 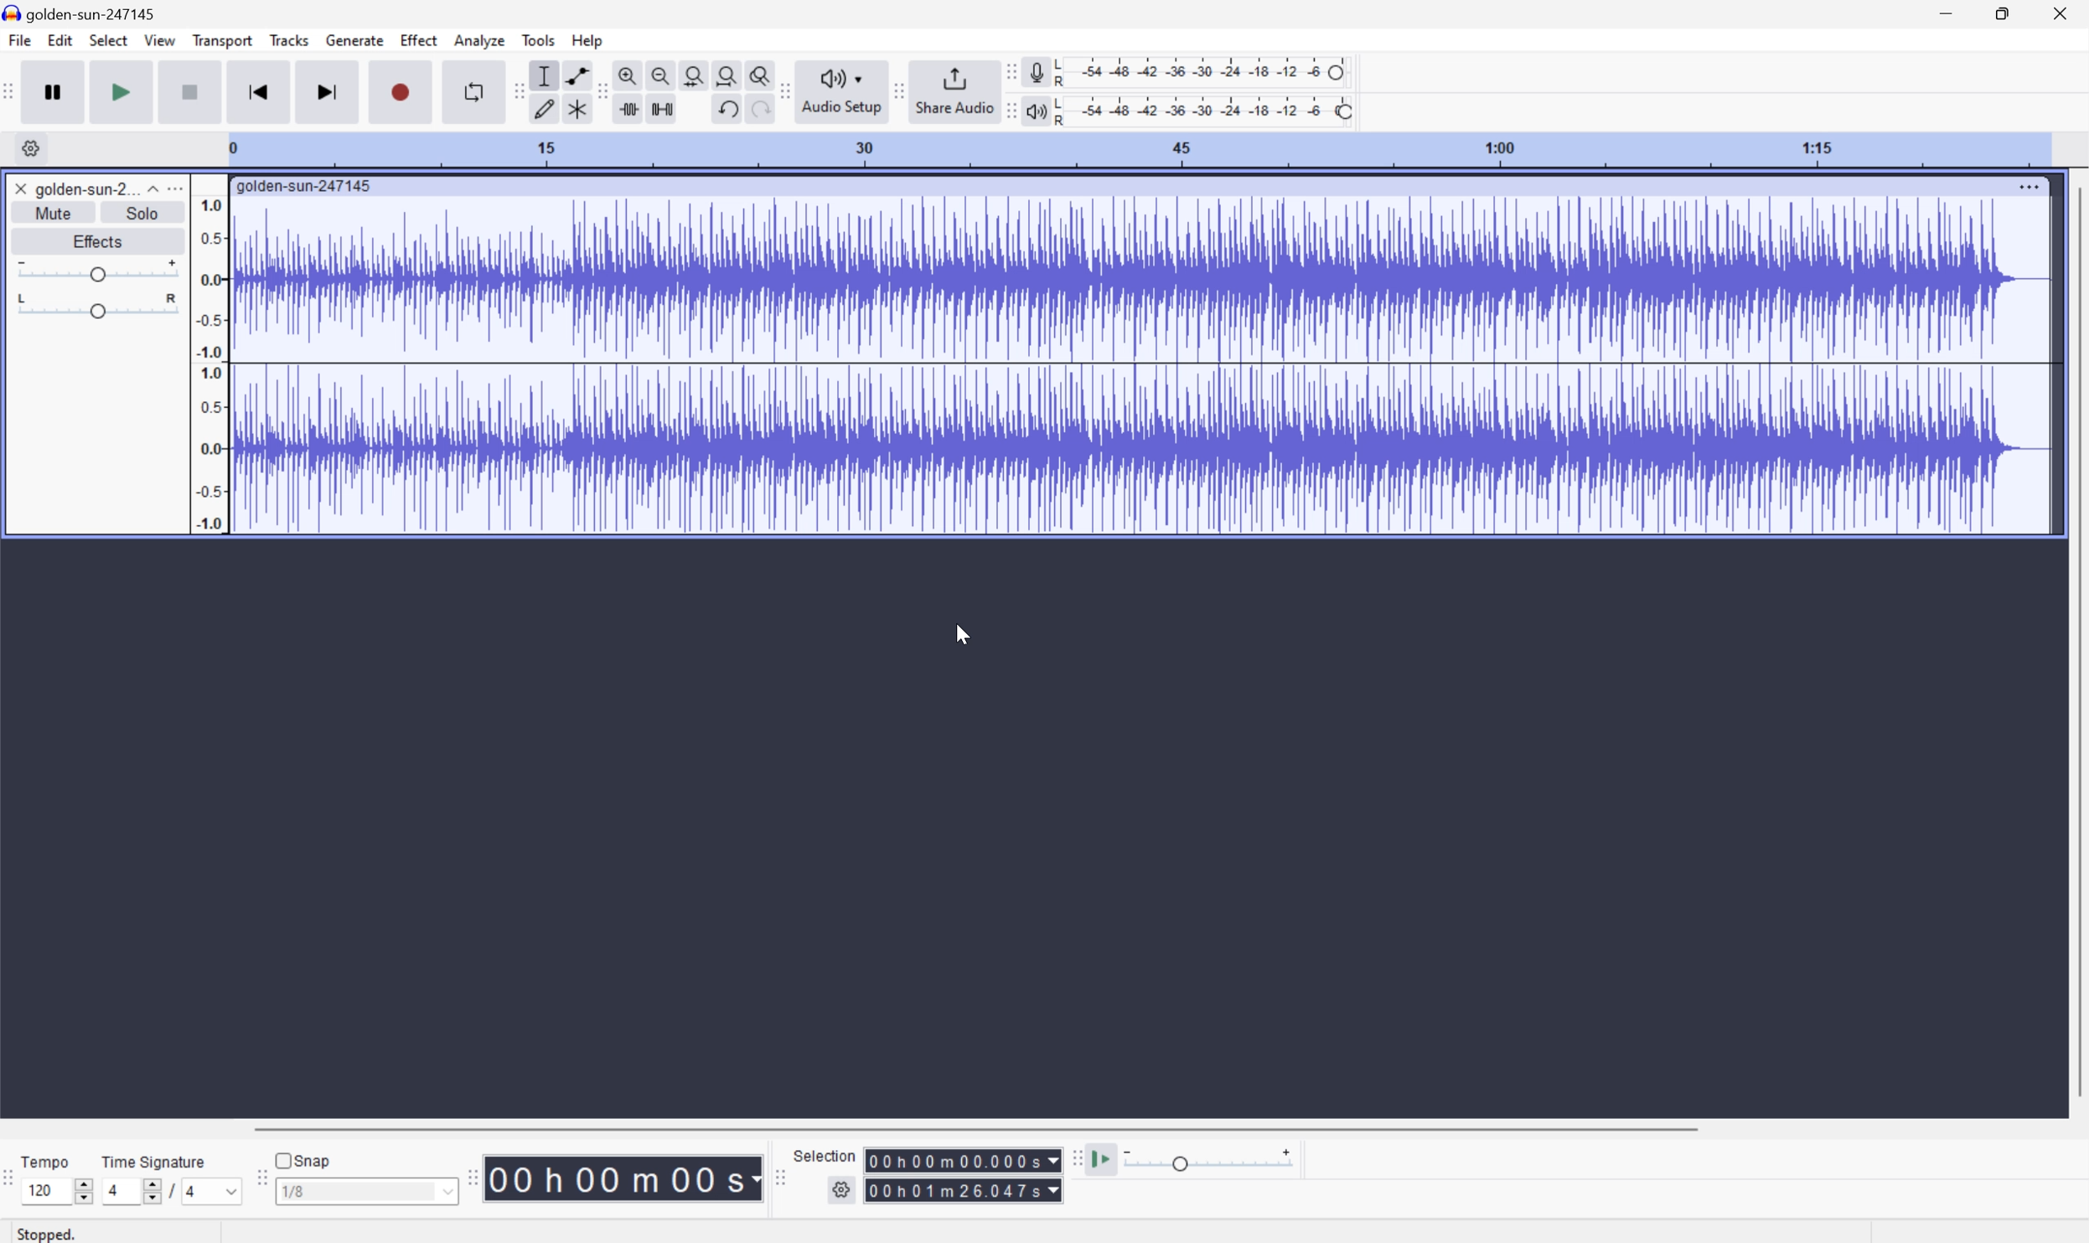 I want to click on Scroll Bar, so click(x=975, y=1127).